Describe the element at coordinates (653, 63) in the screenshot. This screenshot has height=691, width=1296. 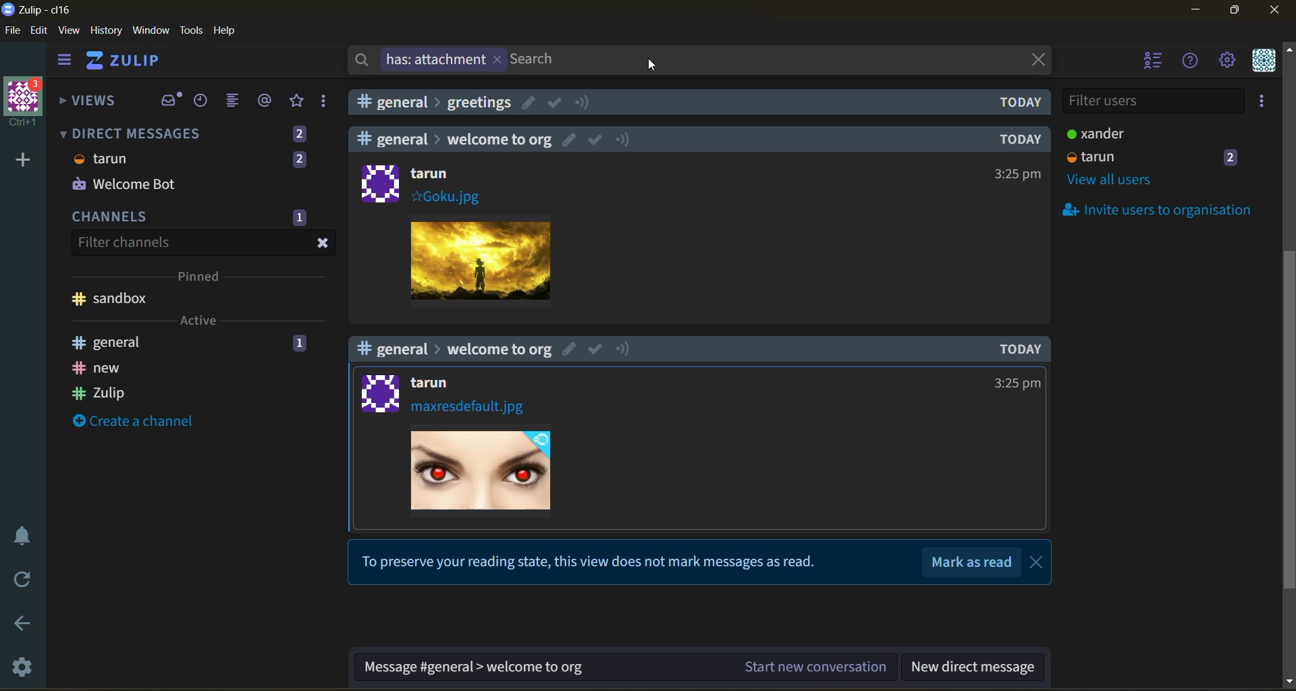
I see `cursor` at that location.